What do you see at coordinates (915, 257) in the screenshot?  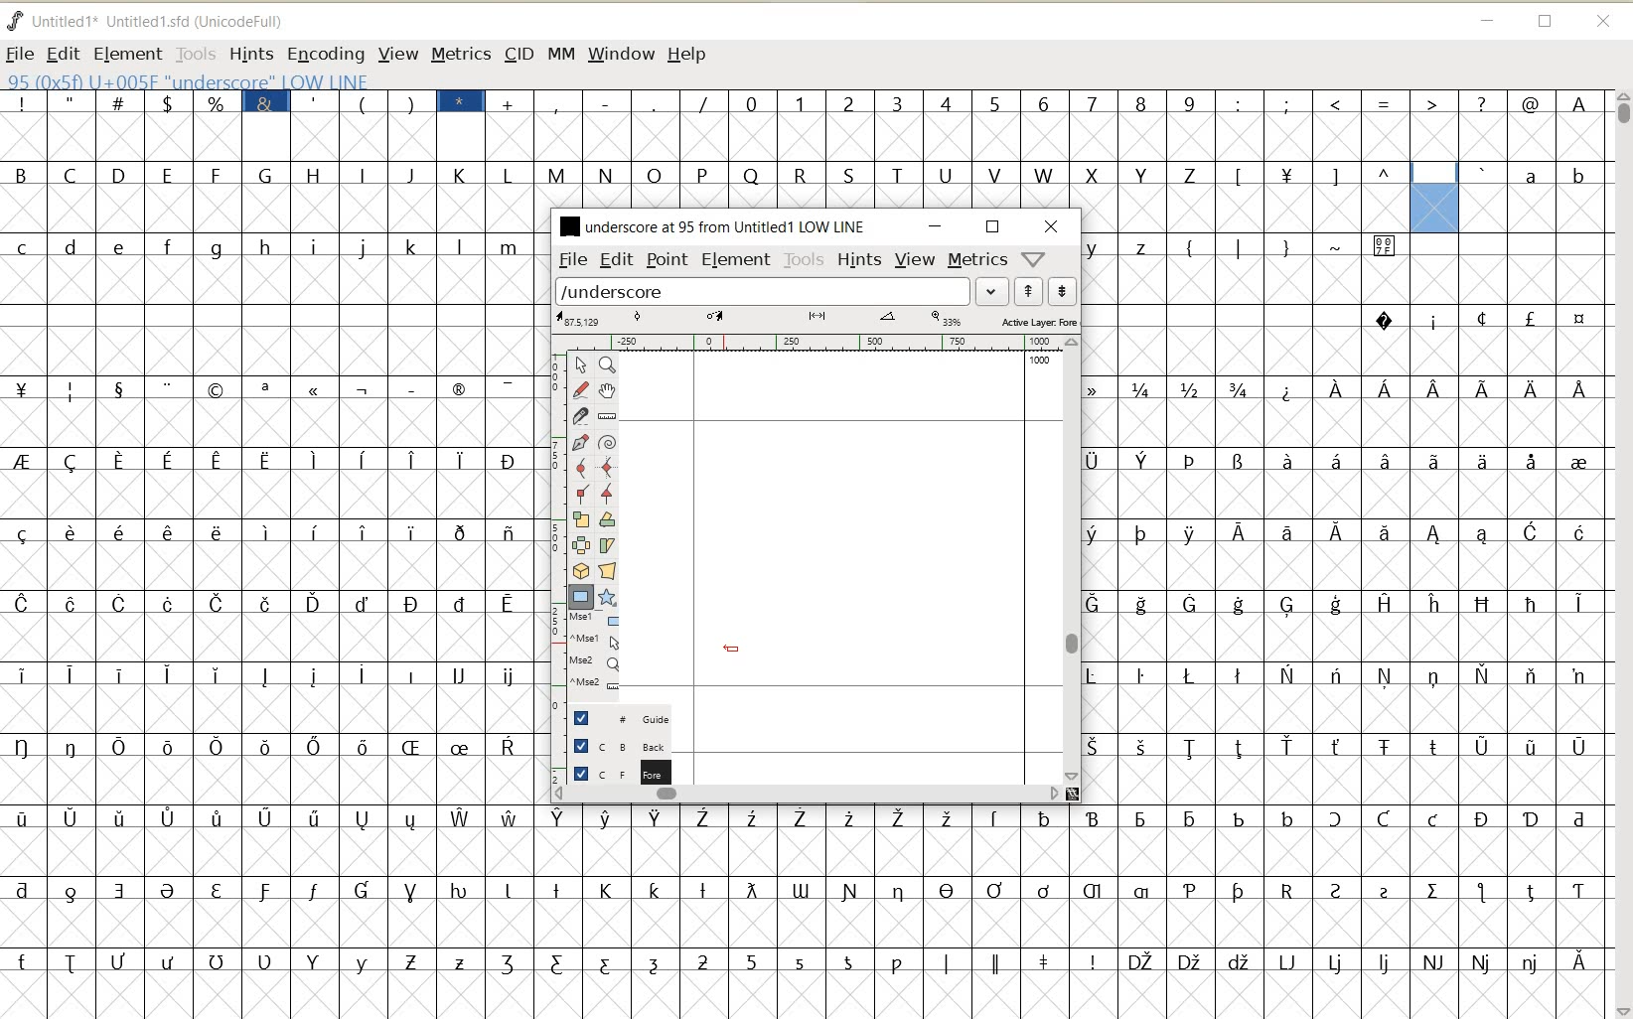 I see `VIEW` at bounding box center [915, 257].